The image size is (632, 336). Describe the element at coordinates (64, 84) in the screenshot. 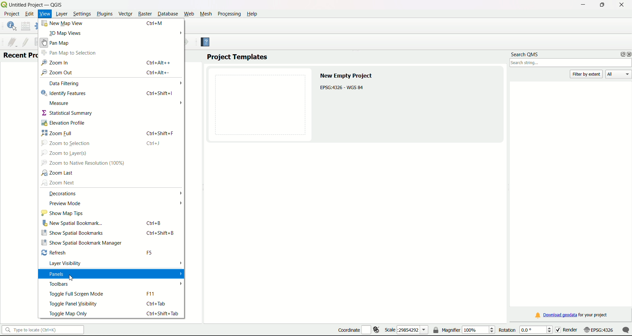

I see `data filtering` at that location.